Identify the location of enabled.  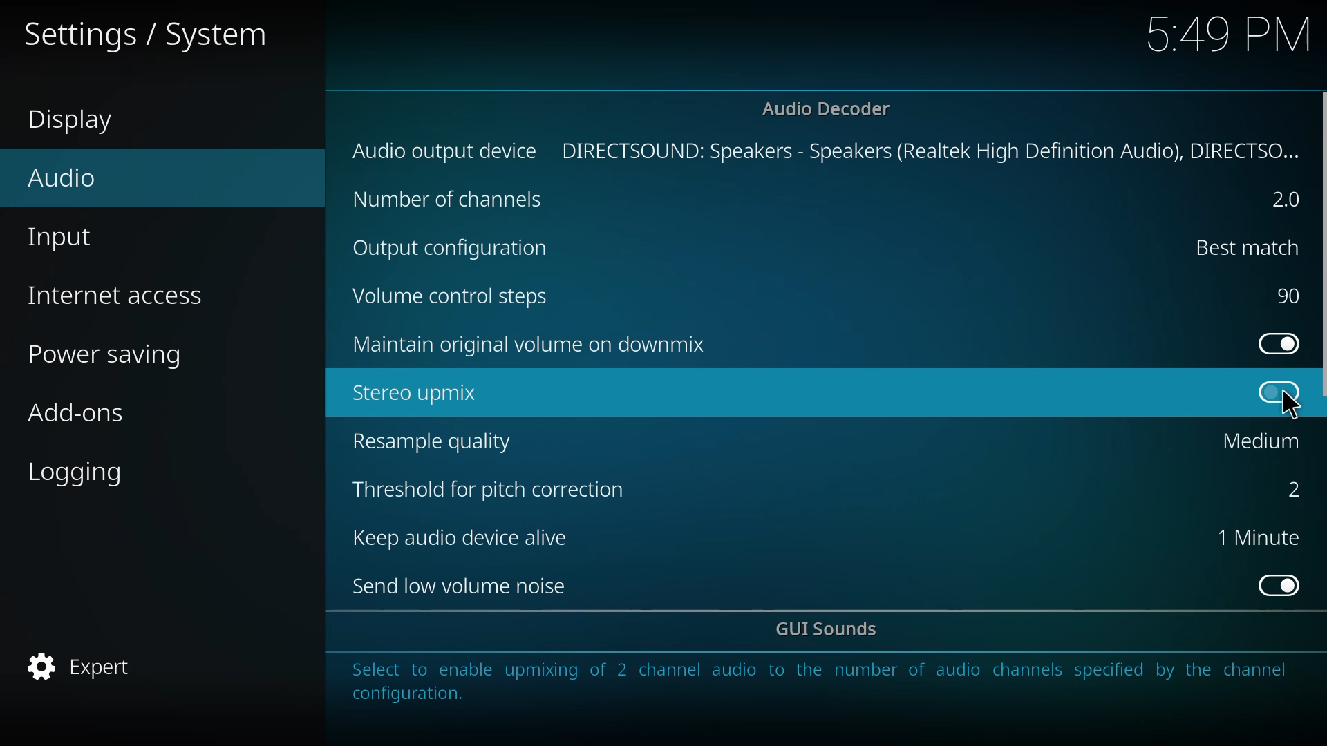
(1280, 584).